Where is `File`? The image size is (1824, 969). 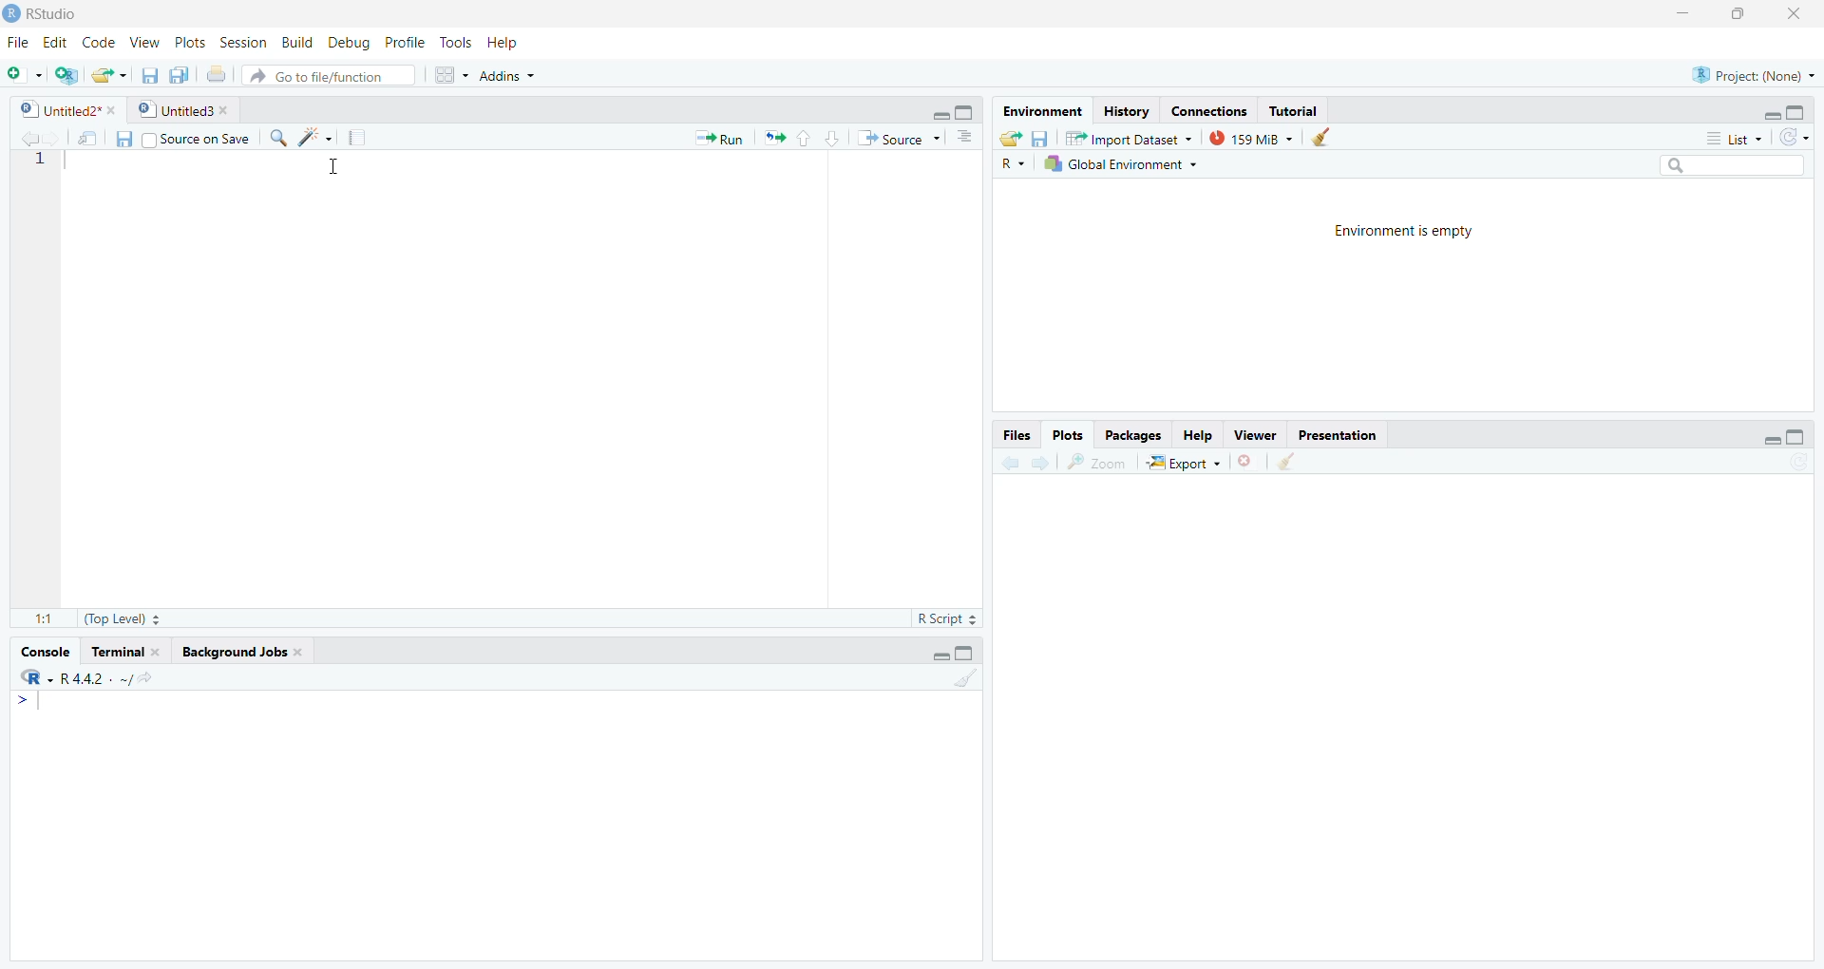
File is located at coordinates (18, 42).